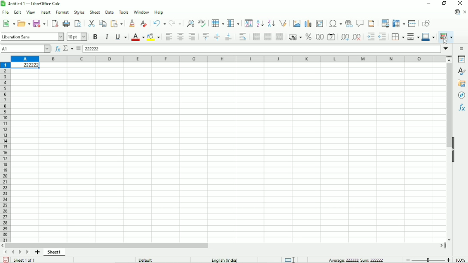 This screenshot has width=468, height=263. I want to click on Clone formatting, so click(132, 23).